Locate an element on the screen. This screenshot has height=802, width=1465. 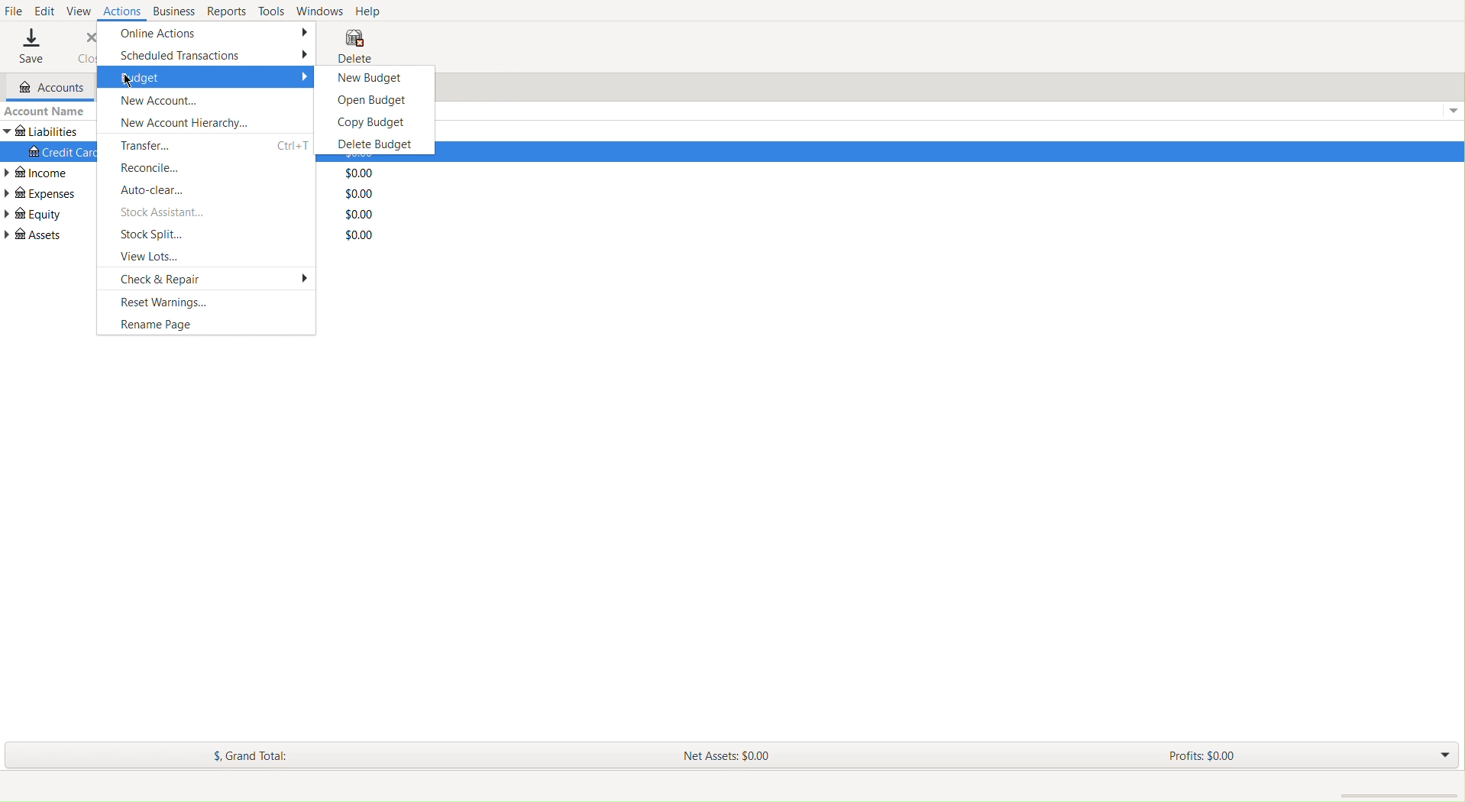
Check and Repair is located at coordinates (212, 279).